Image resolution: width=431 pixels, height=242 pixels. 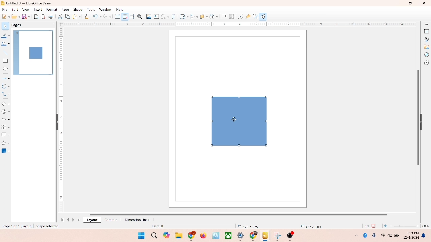 What do you see at coordinates (97, 17) in the screenshot?
I see `undo` at bounding box center [97, 17].